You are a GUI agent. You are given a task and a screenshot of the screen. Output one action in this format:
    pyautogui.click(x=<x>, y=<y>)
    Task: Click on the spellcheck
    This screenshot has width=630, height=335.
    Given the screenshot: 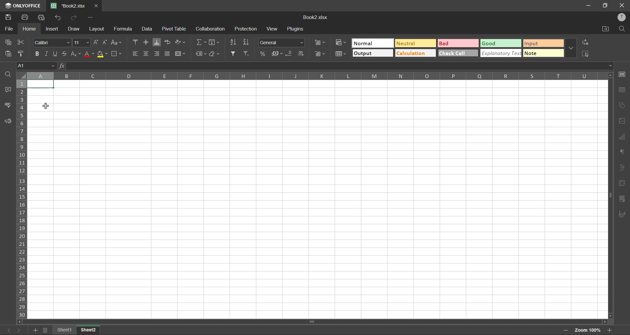 What is the action you would take?
    pyautogui.click(x=9, y=105)
    